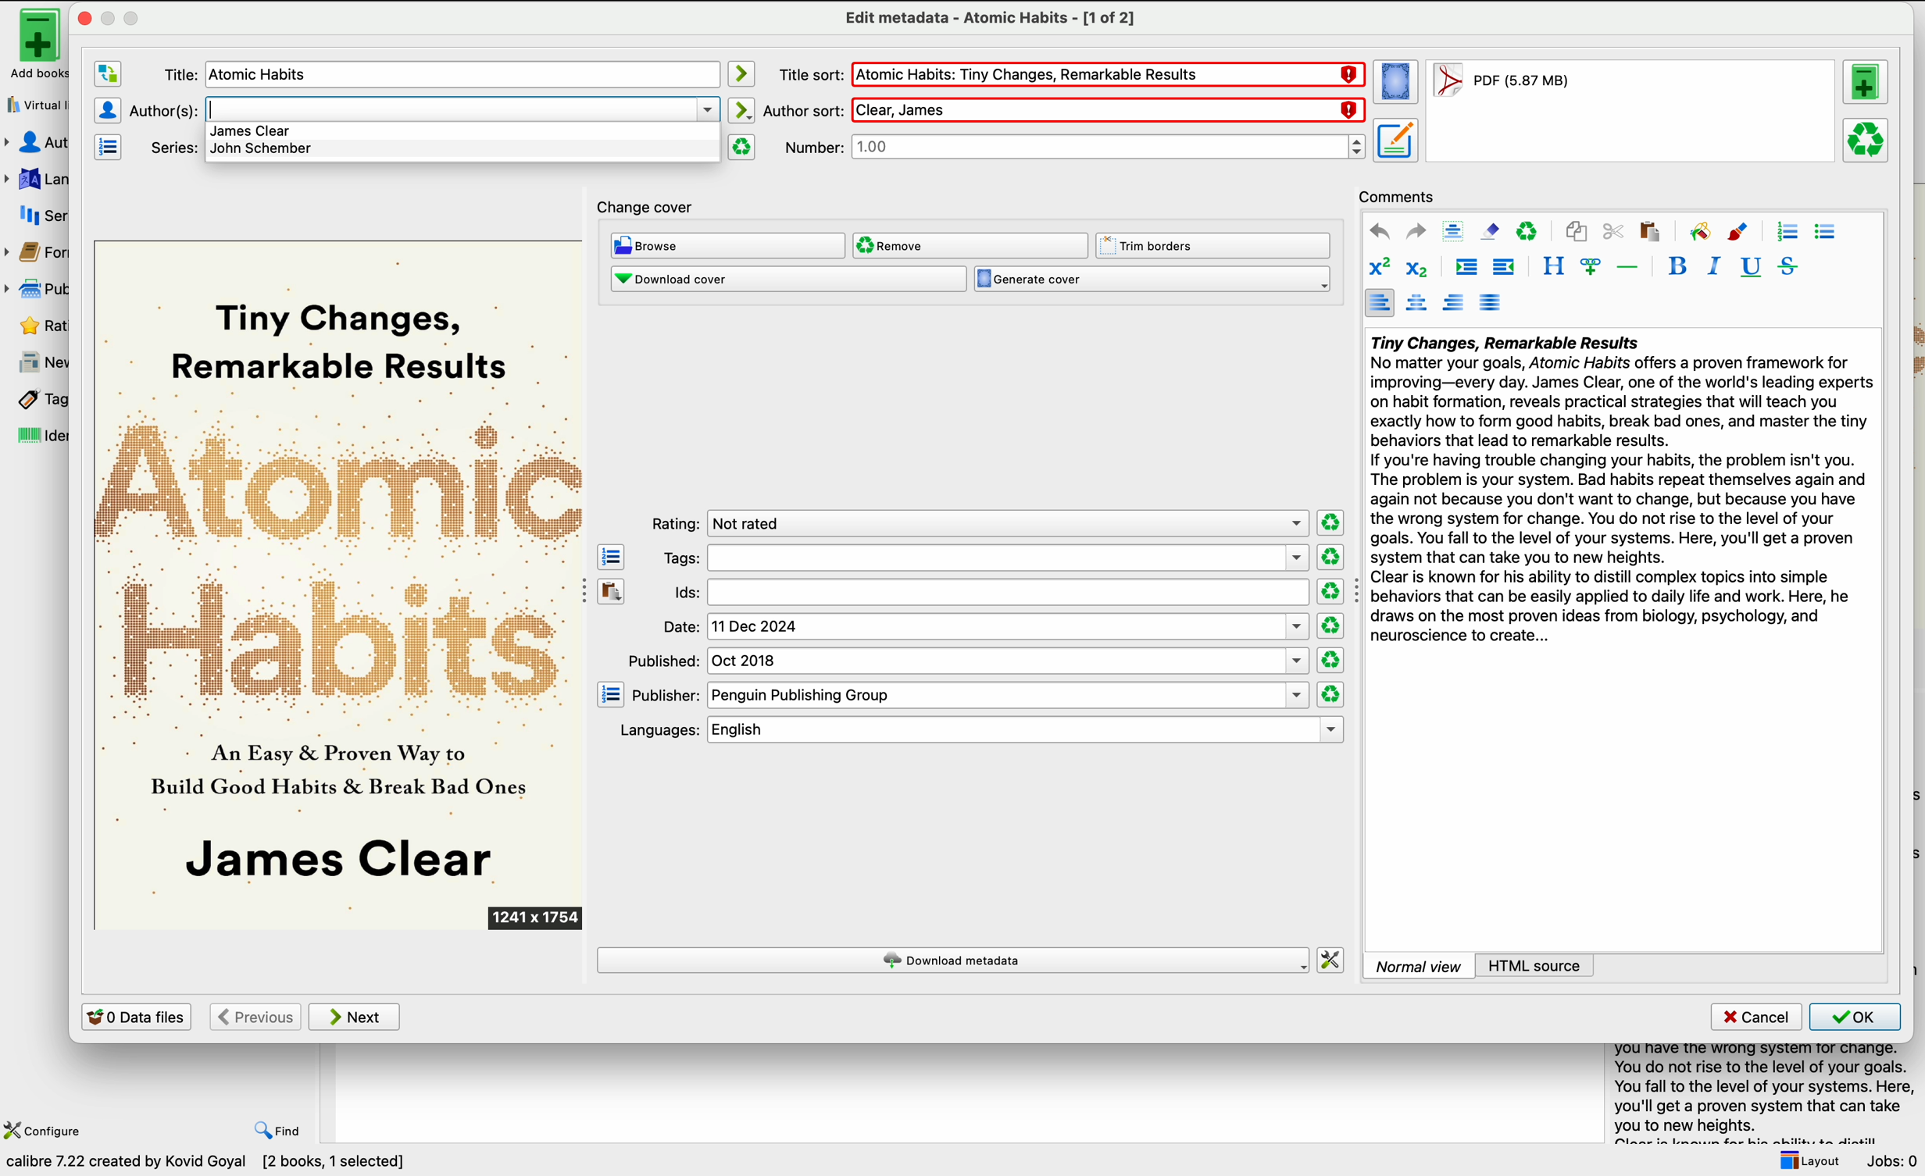  What do you see at coordinates (1628, 266) in the screenshot?
I see `insert separator` at bounding box center [1628, 266].